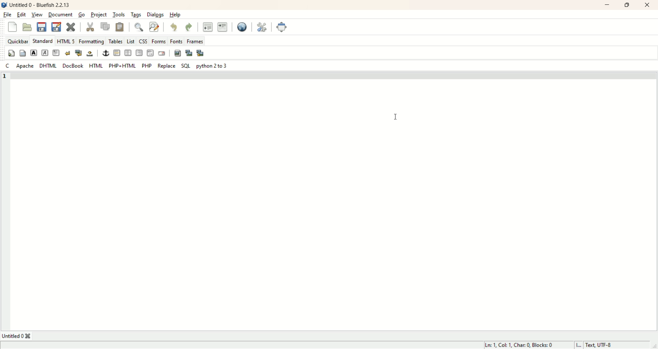 This screenshot has height=349, width=658. Describe the element at coordinates (135, 15) in the screenshot. I see `tags` at that location.